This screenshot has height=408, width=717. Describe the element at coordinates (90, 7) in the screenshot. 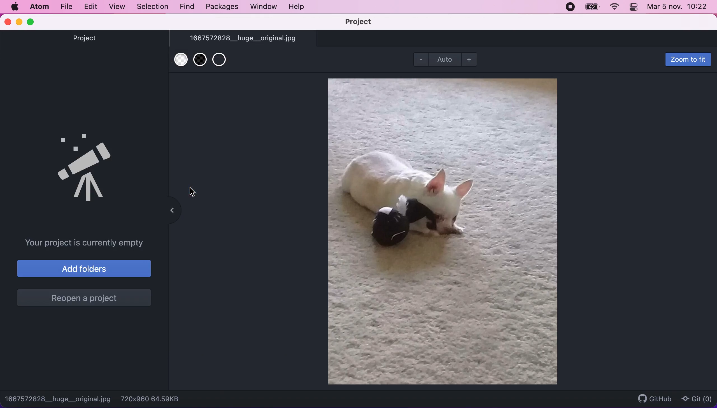

I see `edit` at that location.